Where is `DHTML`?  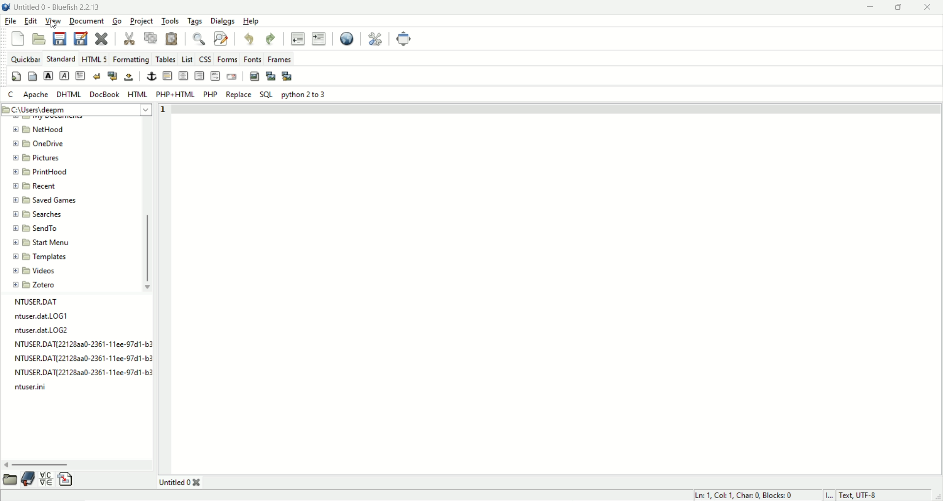 DHTML is located at coordinates (69, 95).